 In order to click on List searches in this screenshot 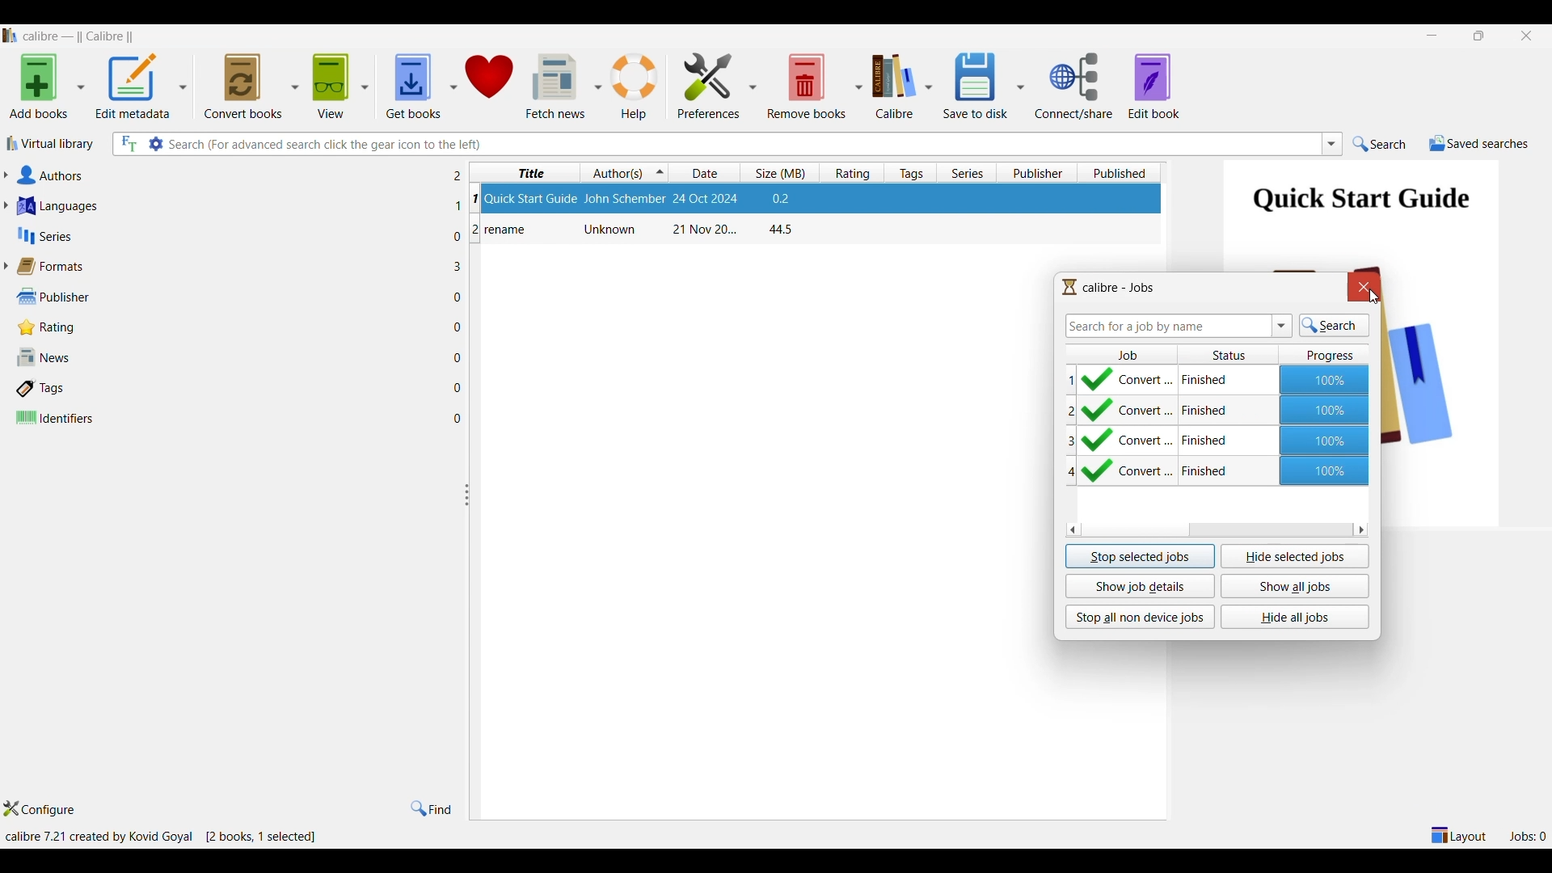, I will do `click(1282, 326)`.